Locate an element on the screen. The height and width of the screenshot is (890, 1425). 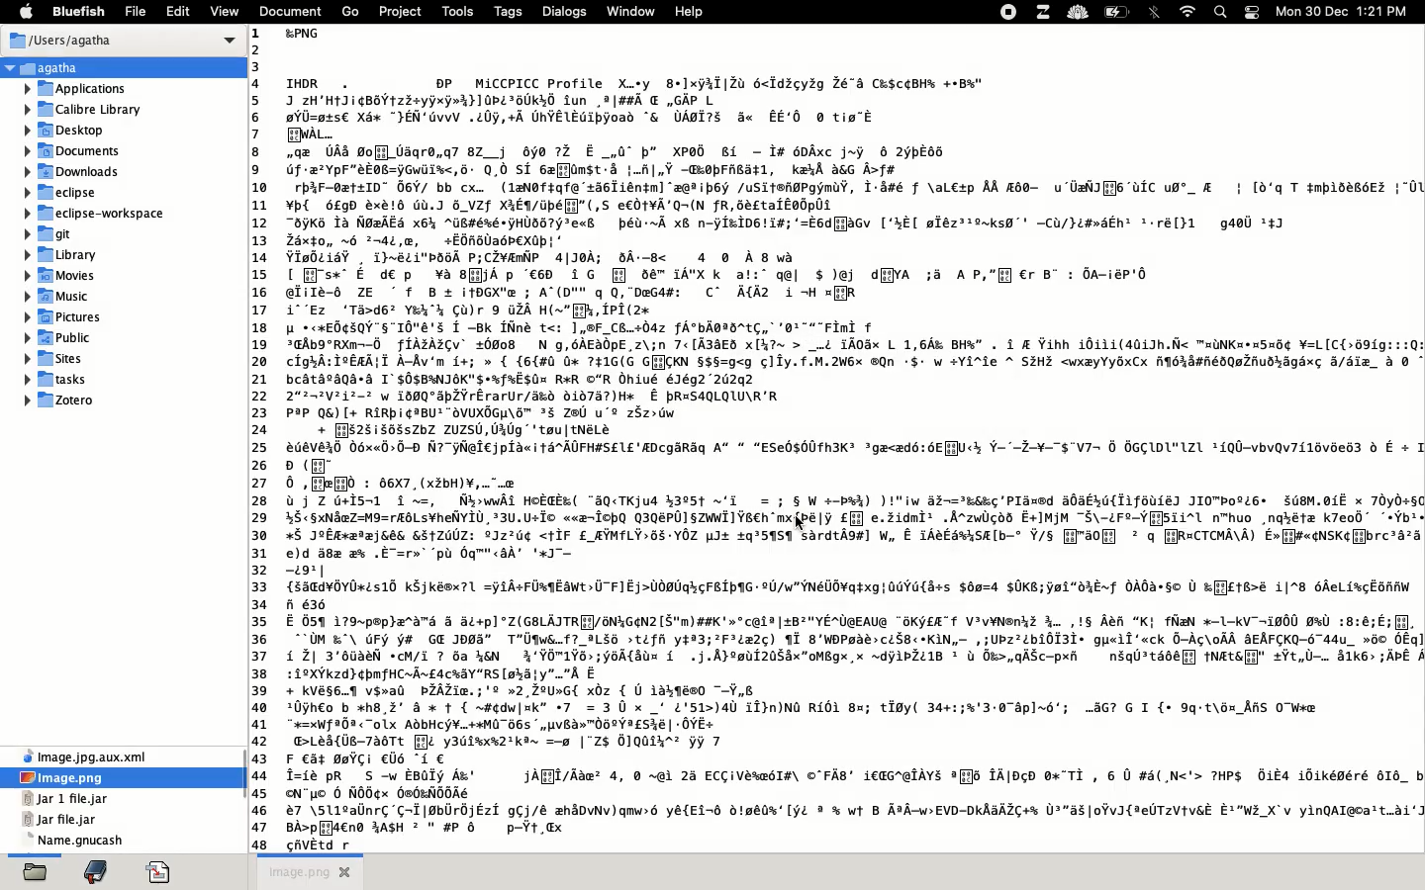
bluetooth is located at coordinates (1156, 12).